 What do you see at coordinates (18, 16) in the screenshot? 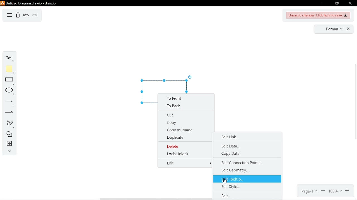
I see `delete` at bounding box center [18, 16].